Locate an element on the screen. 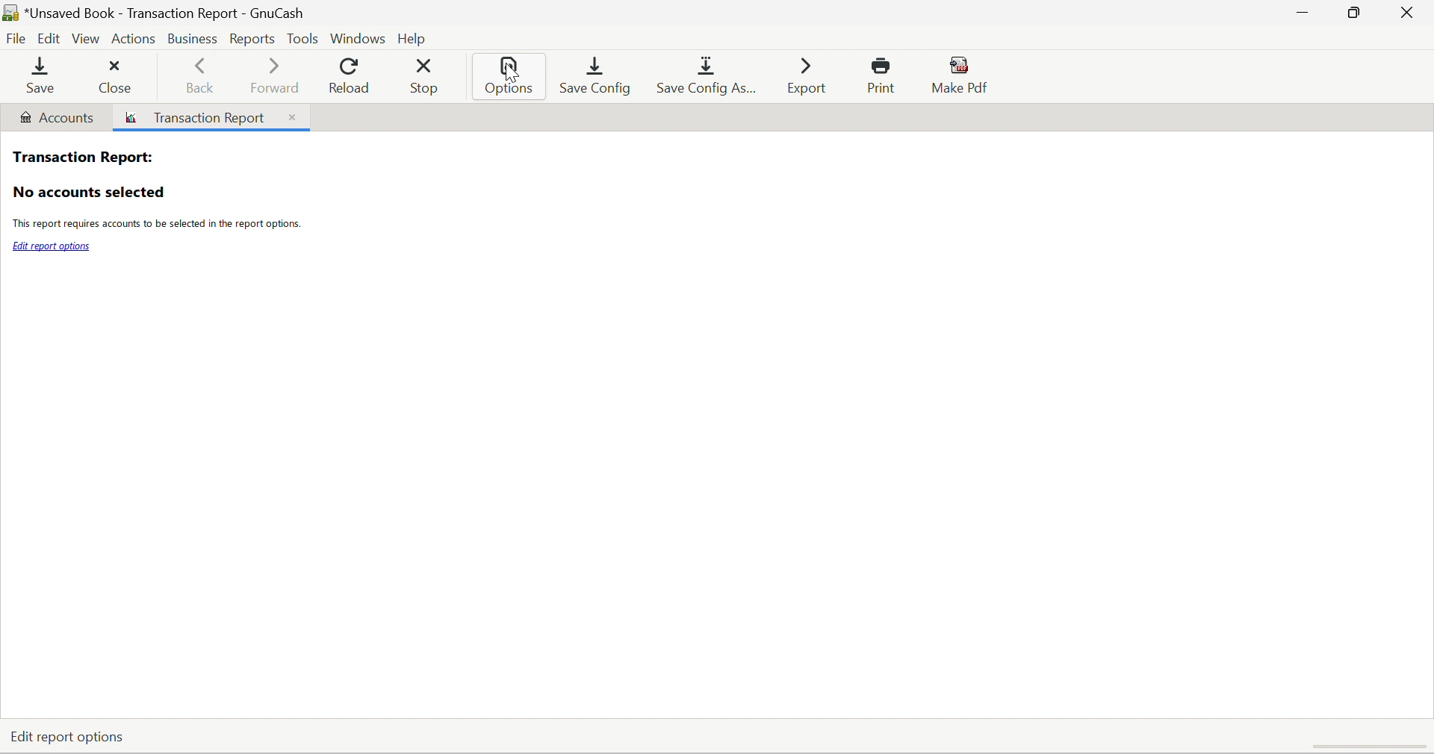 The width and height of the screenshot is (1434, 754). Options is located at coordinates (512, 78).